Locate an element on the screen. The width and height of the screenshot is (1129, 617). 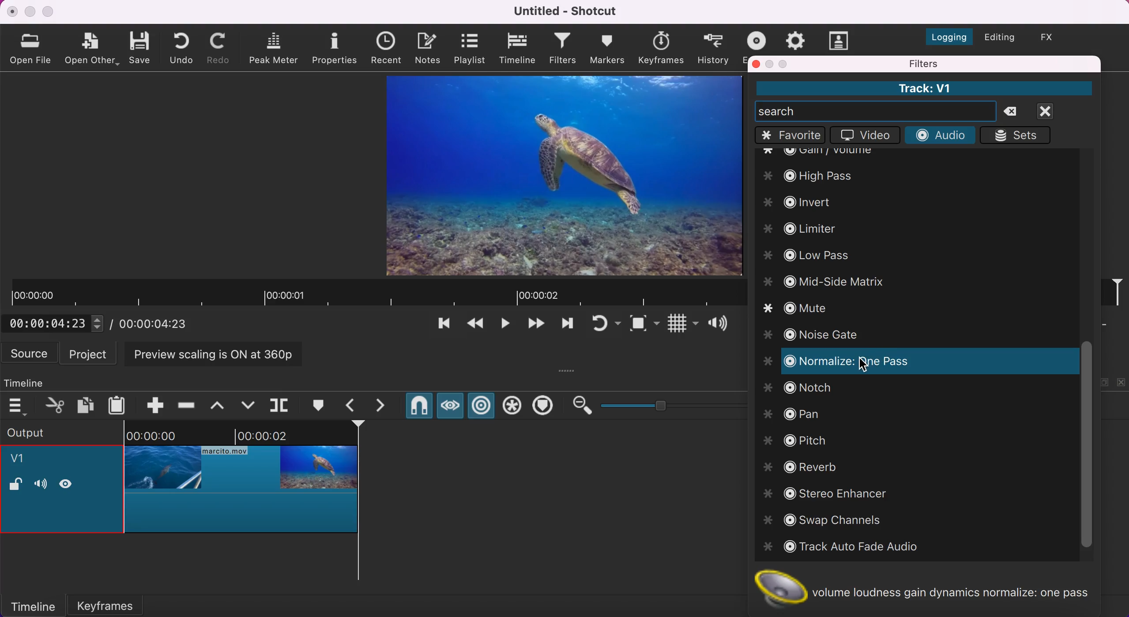
ripple is located at coordinates (482, 406).